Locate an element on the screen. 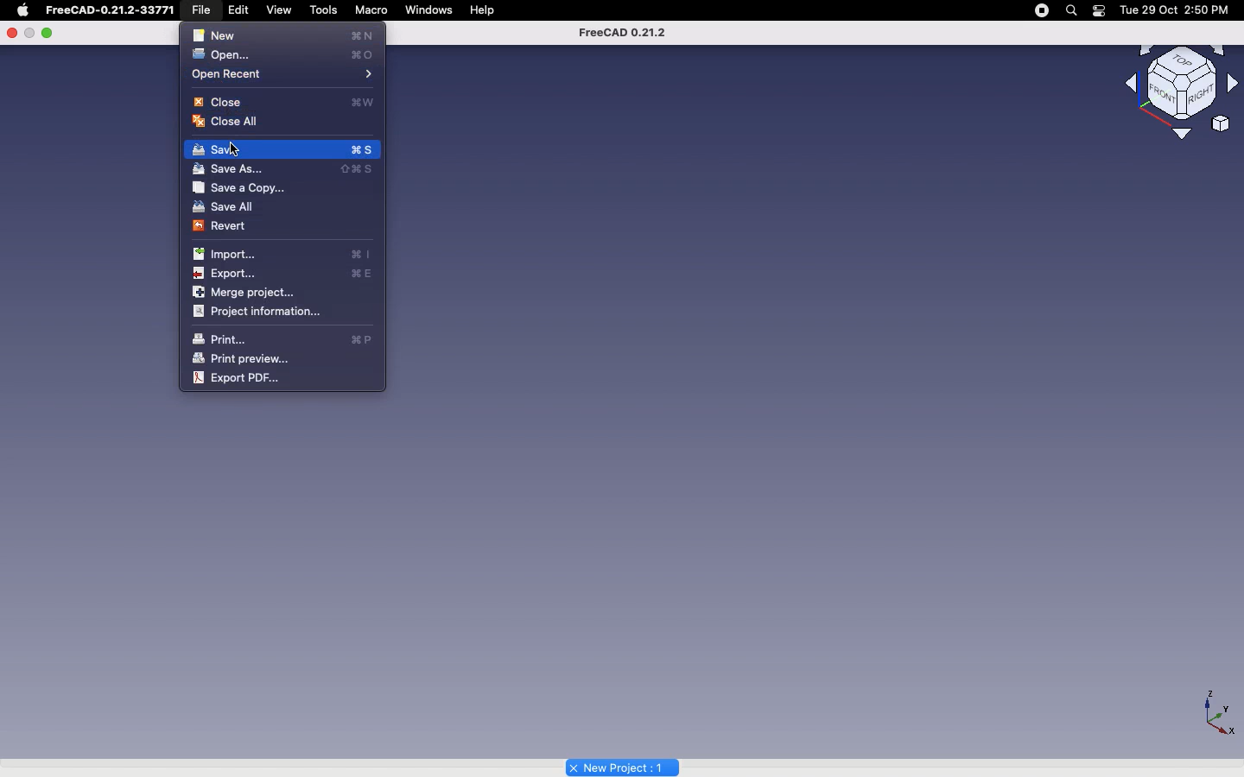 The height and width of the screenshot is (777, 1244). Print preview is located at coordinates (242, 358).